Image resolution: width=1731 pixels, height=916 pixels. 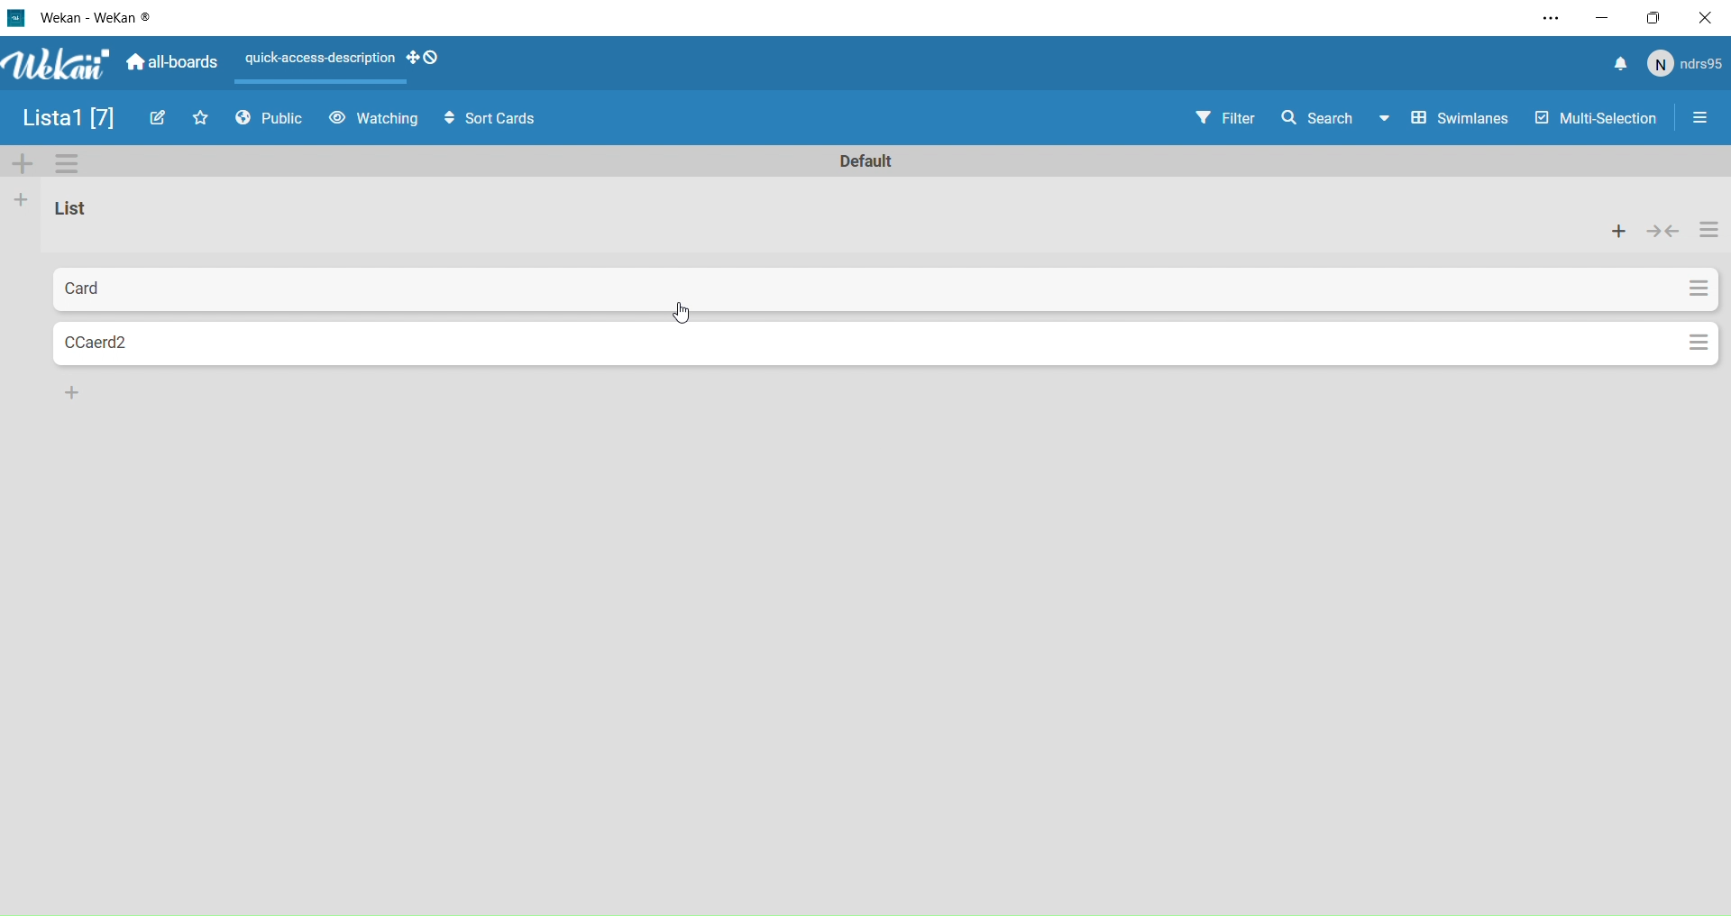 I want to click on WeKan, so click(x=96, y=19).